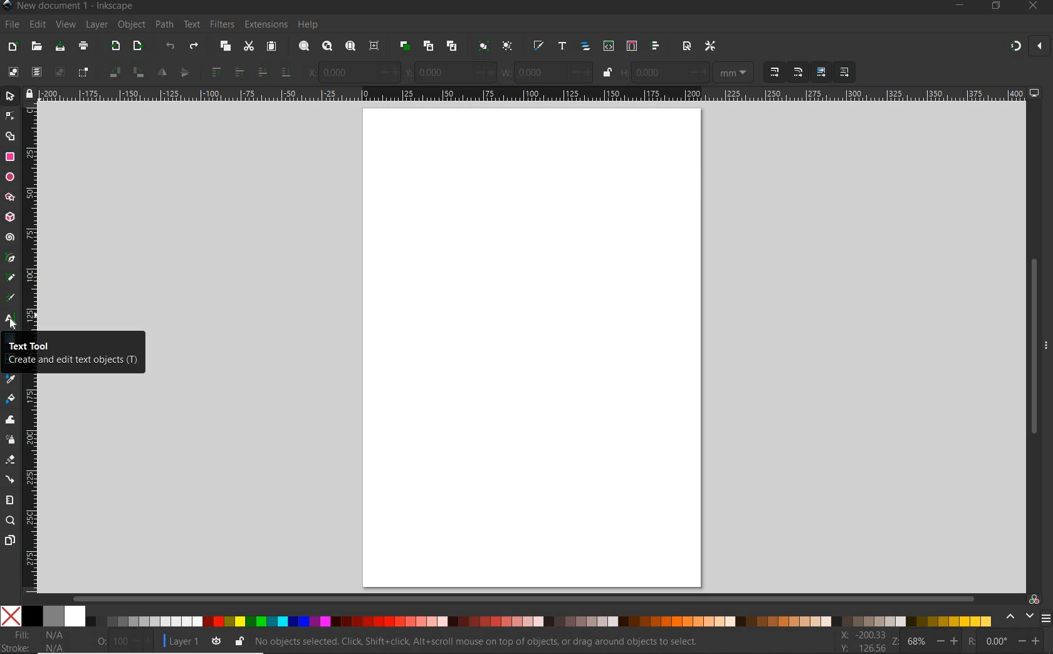 This screenshot has height=654, width=1053. I want to click on paste, so click(271, 47).